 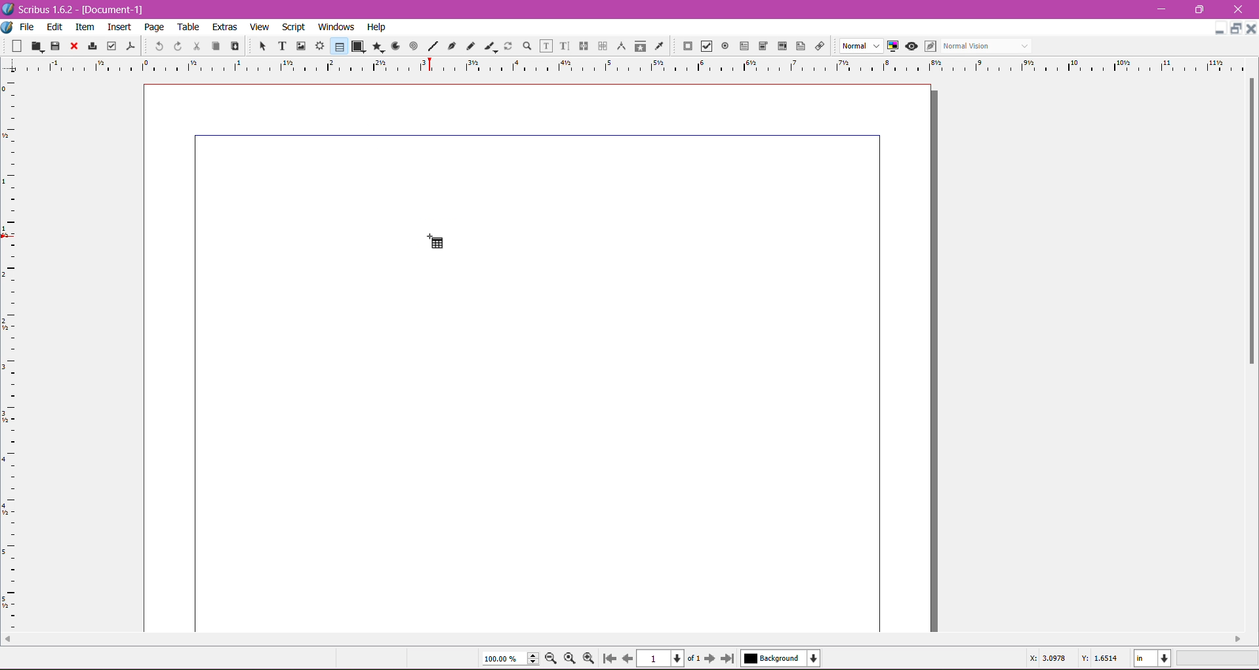 What do you see at coordinates (662, 657) in the screenshot?
I see `Current Page` at bounding box center [662, 657].